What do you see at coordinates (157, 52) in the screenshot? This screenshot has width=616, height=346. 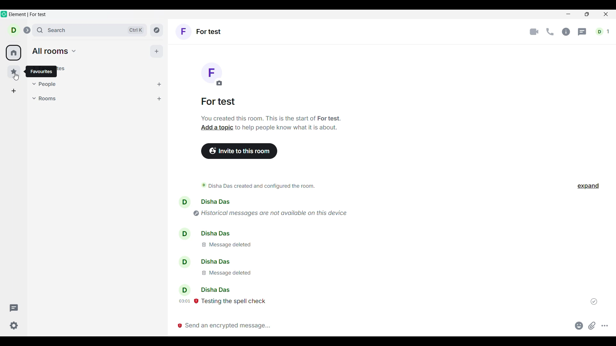 I see `Add` at bounding box center [157, 52].